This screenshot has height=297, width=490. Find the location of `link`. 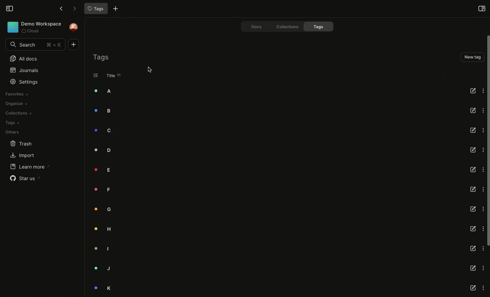

link is located at coordinates (473, 267).